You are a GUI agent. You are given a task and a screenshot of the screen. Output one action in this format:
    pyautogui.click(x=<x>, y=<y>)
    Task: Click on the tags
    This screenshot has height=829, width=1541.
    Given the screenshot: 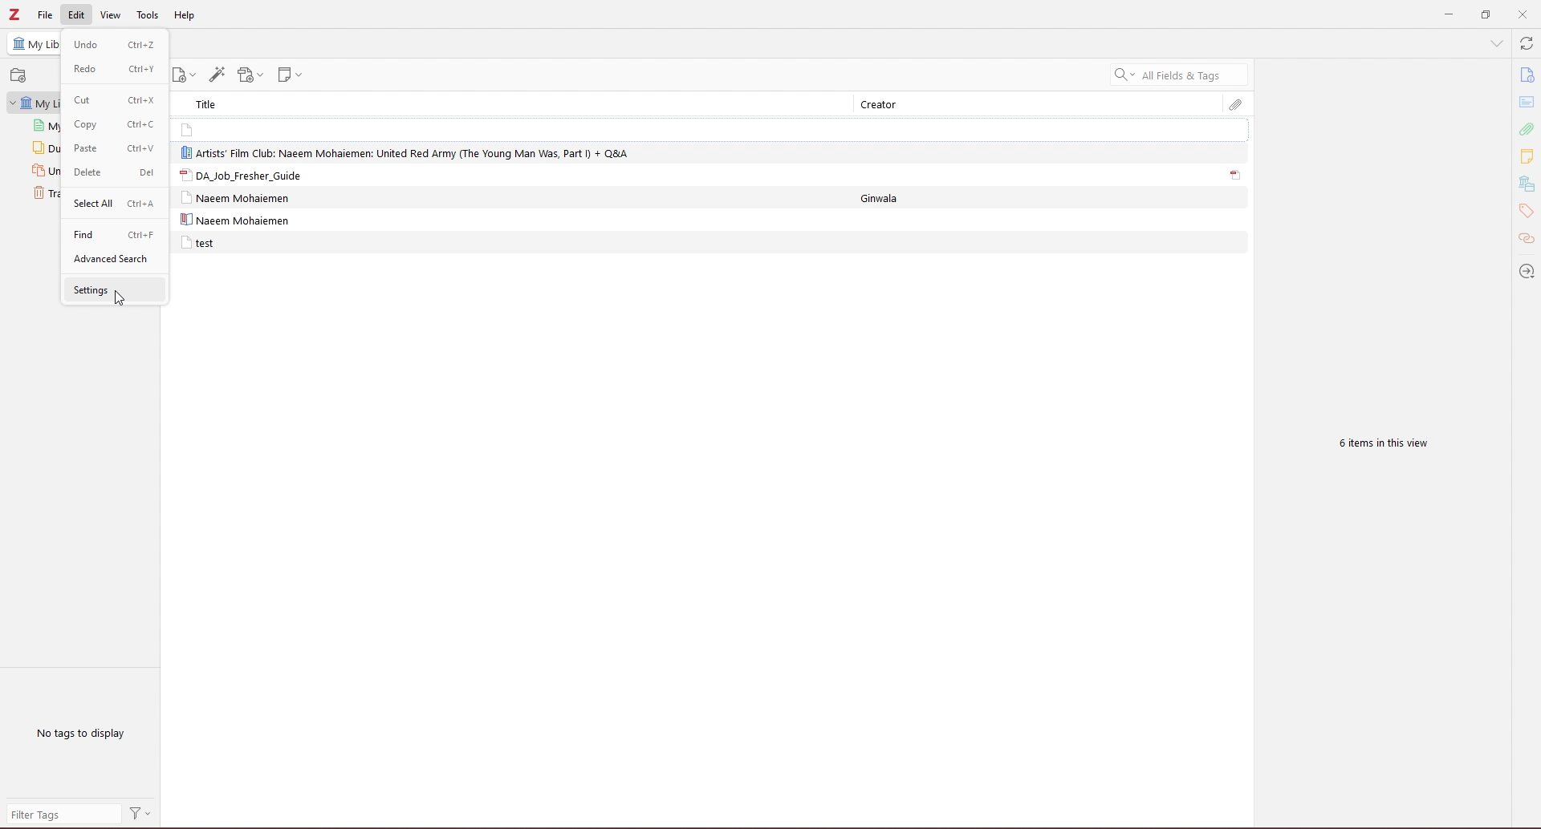 What is the action you would take?
    pyautogui.click(x=1526, y=212)
    